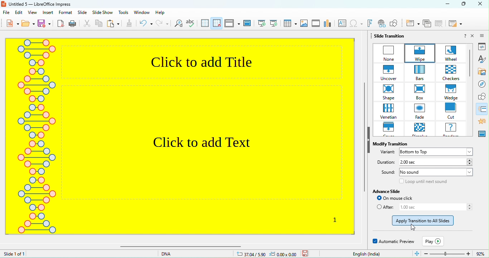 The image size is (489, 258). What do you see at coordinates (146, 24) in the screenshot?
I see `undo` at bounding box center [146, 24].